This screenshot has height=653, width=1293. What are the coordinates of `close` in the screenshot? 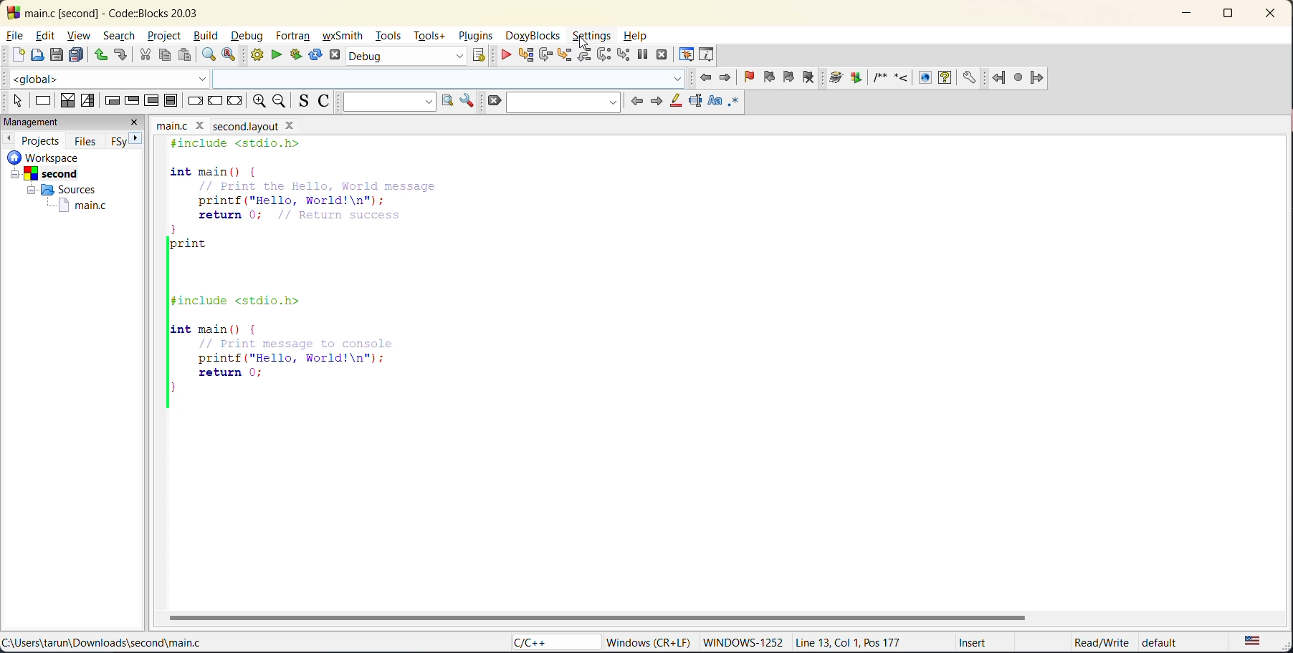 It's located at (1266, 16).